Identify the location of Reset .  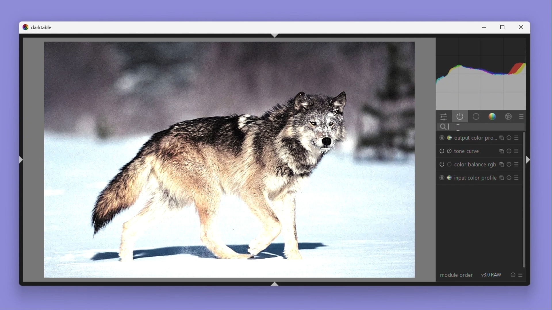
(510, 164).